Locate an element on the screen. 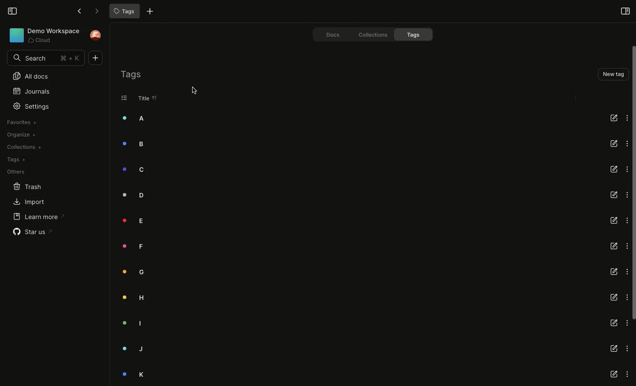 This screenshot has height=386, width=636. Import is located at coordinates (25, 202).